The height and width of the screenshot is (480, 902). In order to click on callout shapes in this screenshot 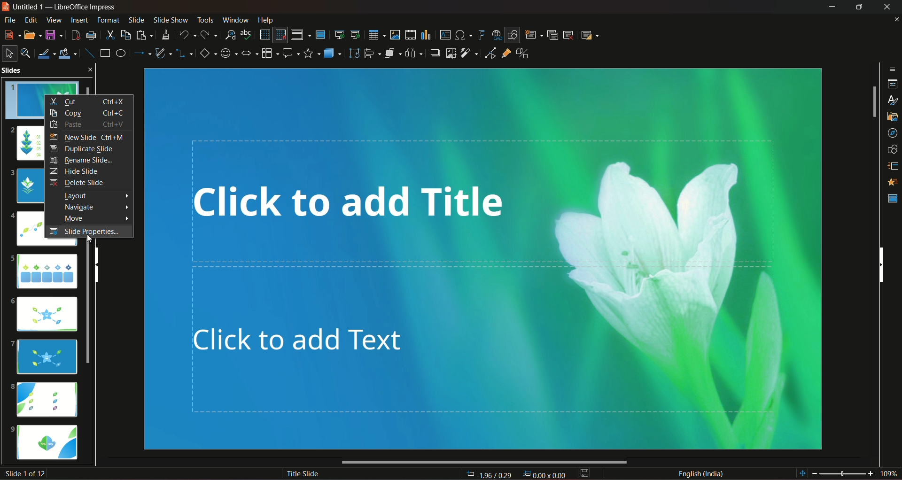, I will do `click(291, 53)`.